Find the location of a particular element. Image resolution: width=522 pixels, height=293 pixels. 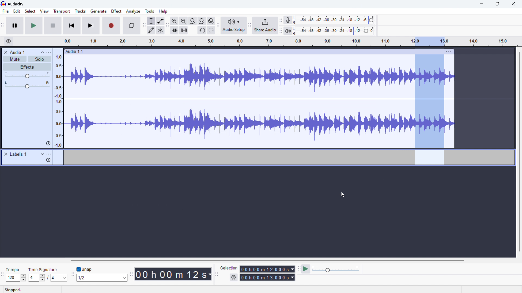

horizontal scrollbar is located at coordinates (268, 260).